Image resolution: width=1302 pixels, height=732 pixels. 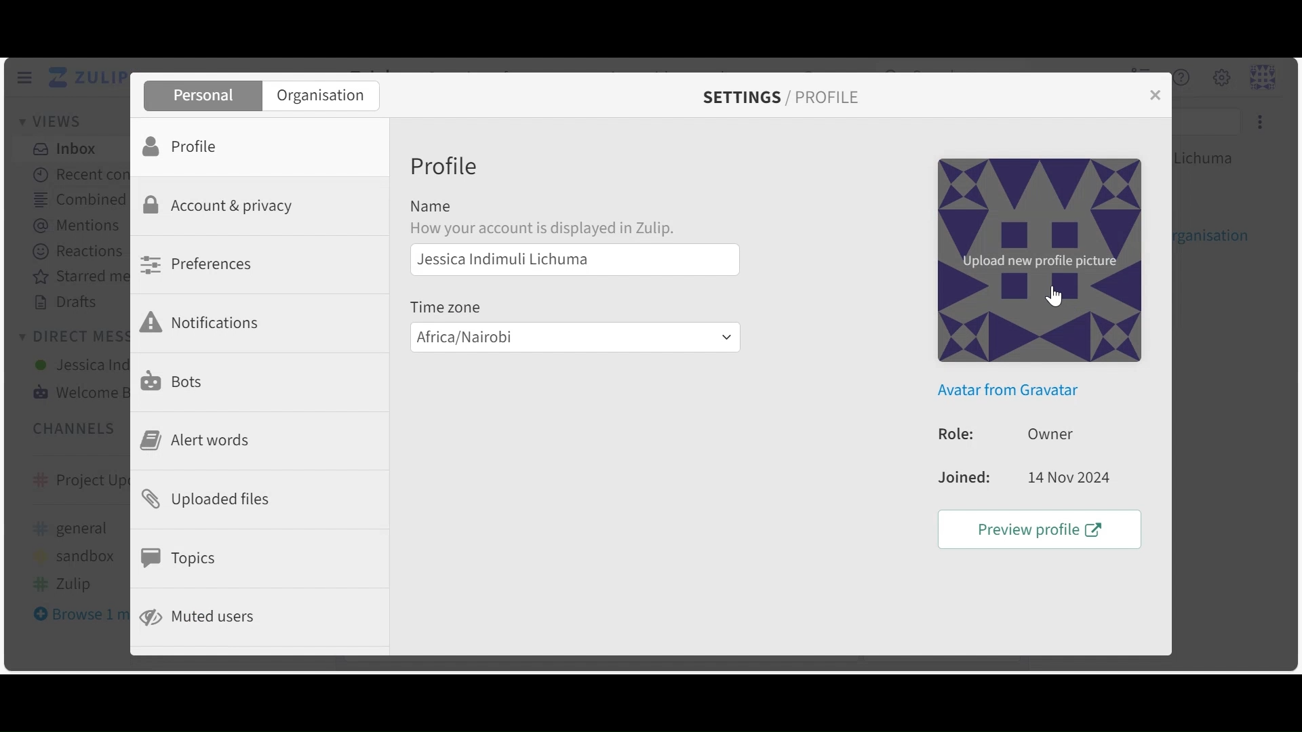 What do you see at coordinates (193, 439) in the screenshot?
I see `Alert Words` at bounding box center [193, 439].